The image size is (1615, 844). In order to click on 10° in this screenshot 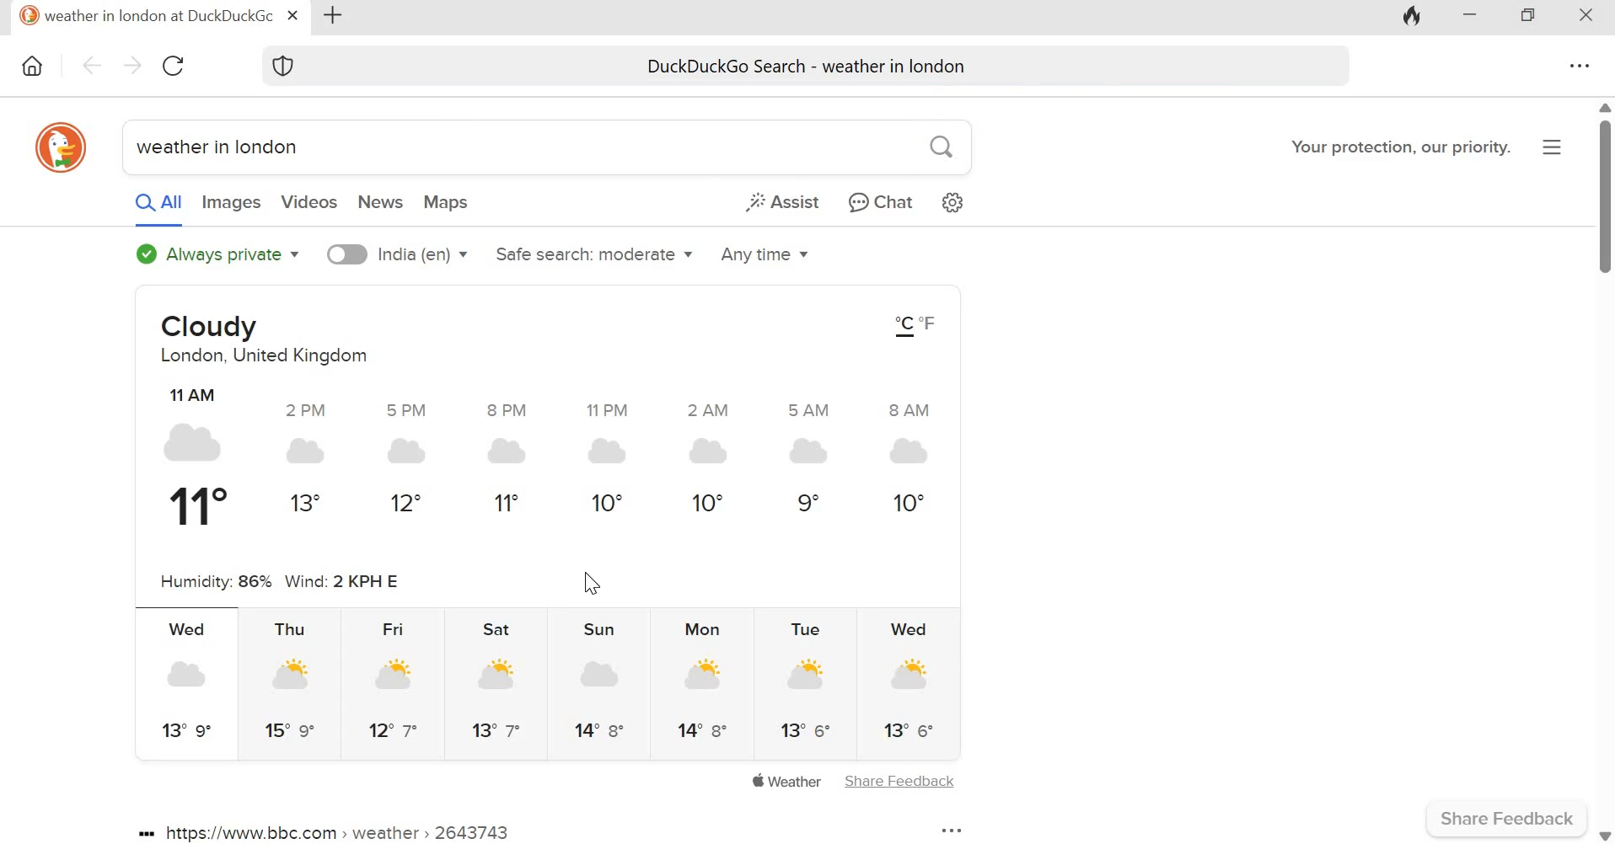, I will do `click(707, 503)`.